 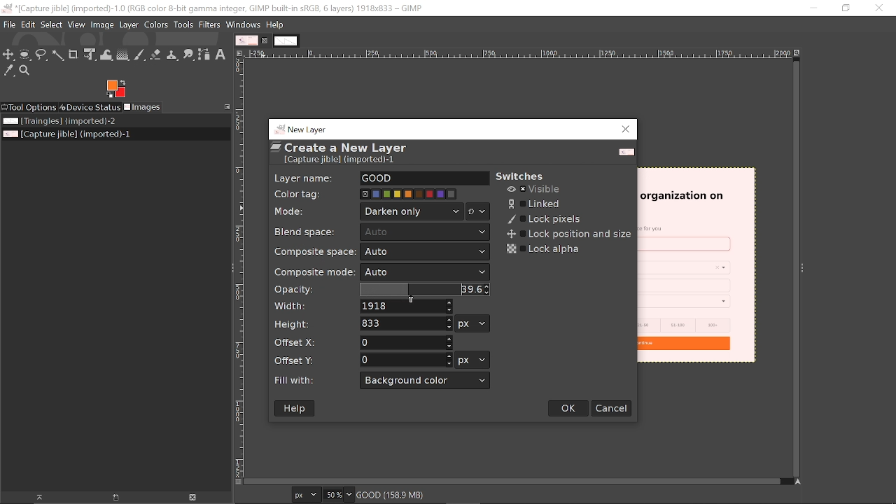 What do you see at coordinates (66, 134) in the screenshot?
I see `Current image file` at bounding box center [66, 134].